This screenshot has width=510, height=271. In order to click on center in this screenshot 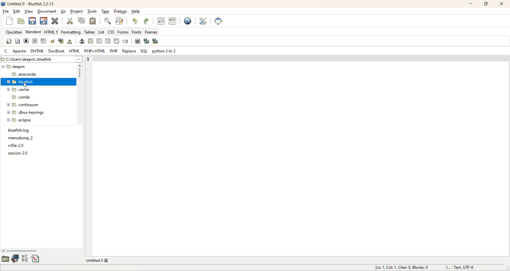, I will do `click(99, 41)`.